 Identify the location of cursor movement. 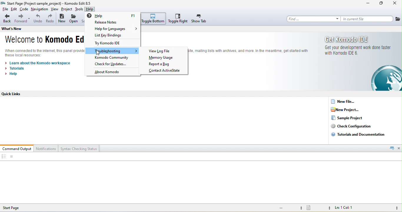
(98, 53).